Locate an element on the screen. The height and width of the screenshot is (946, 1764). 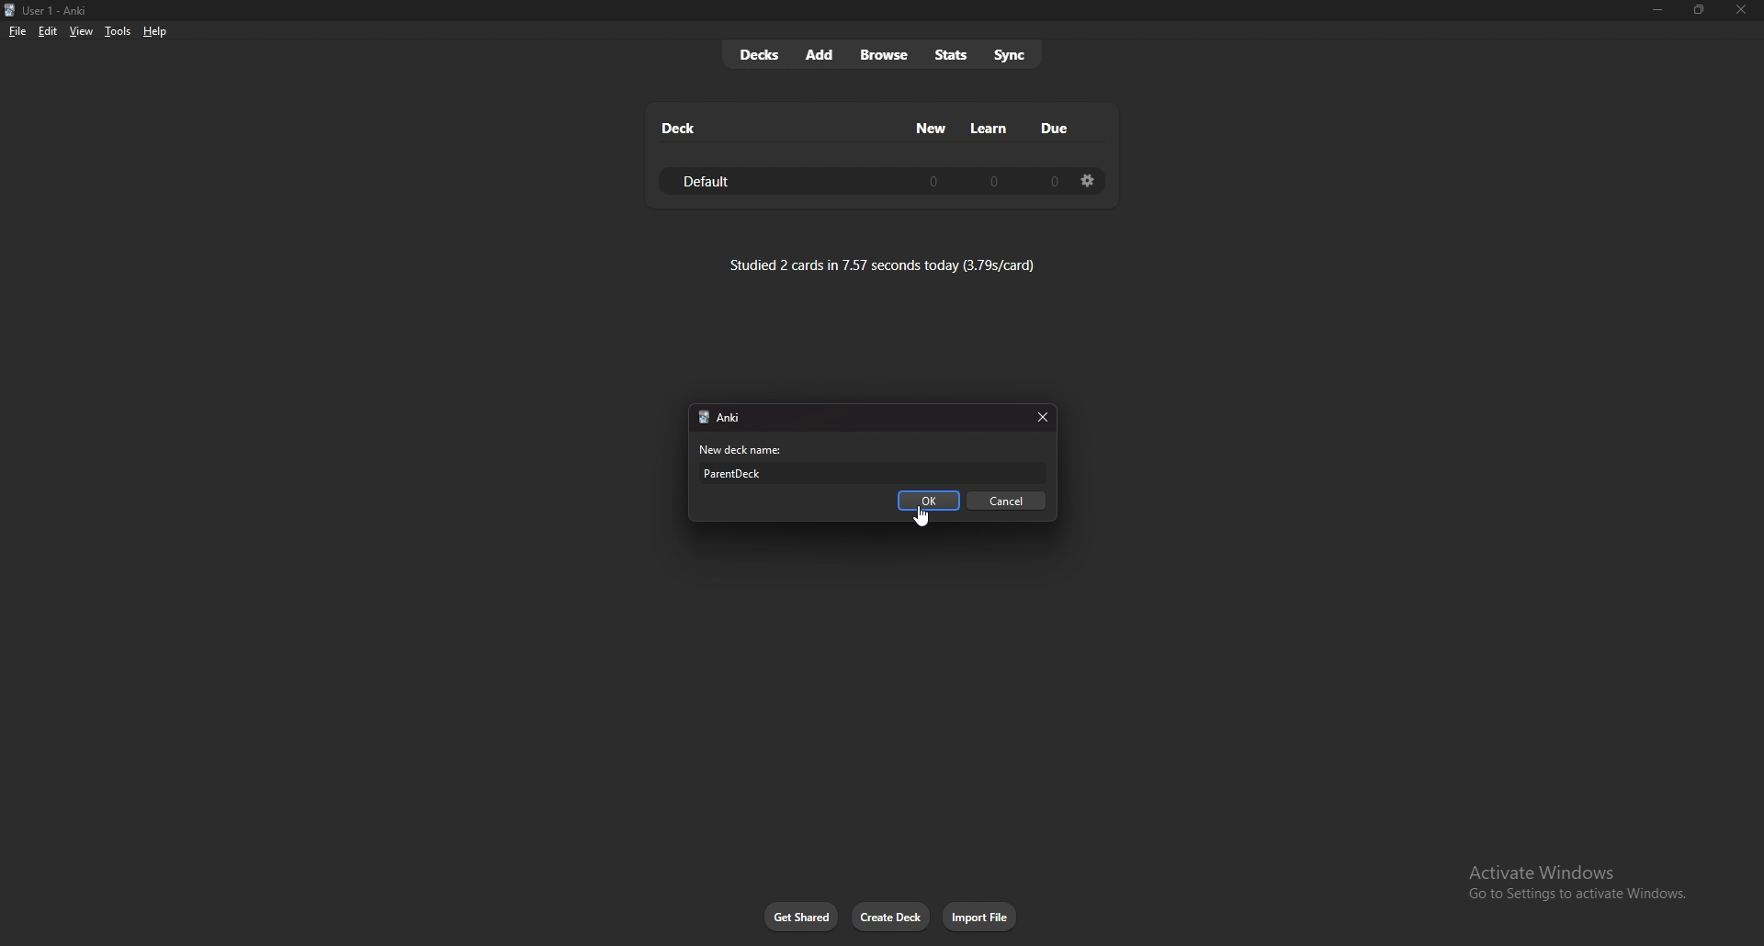
default is located at coordinates (716, 182).